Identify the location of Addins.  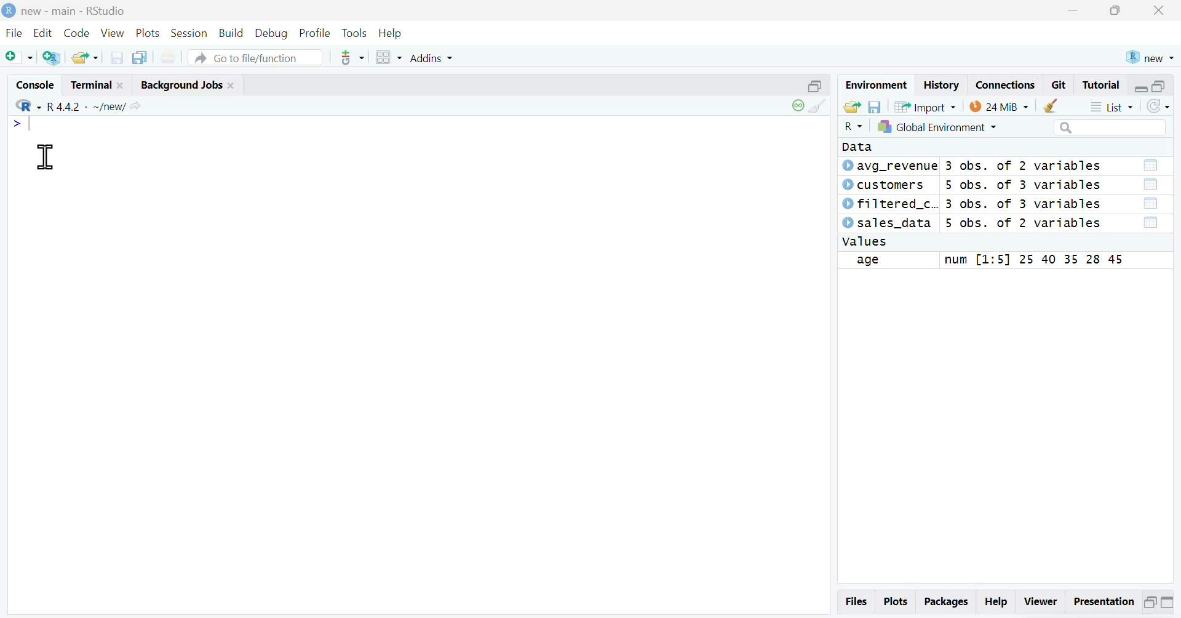
(429, 58).